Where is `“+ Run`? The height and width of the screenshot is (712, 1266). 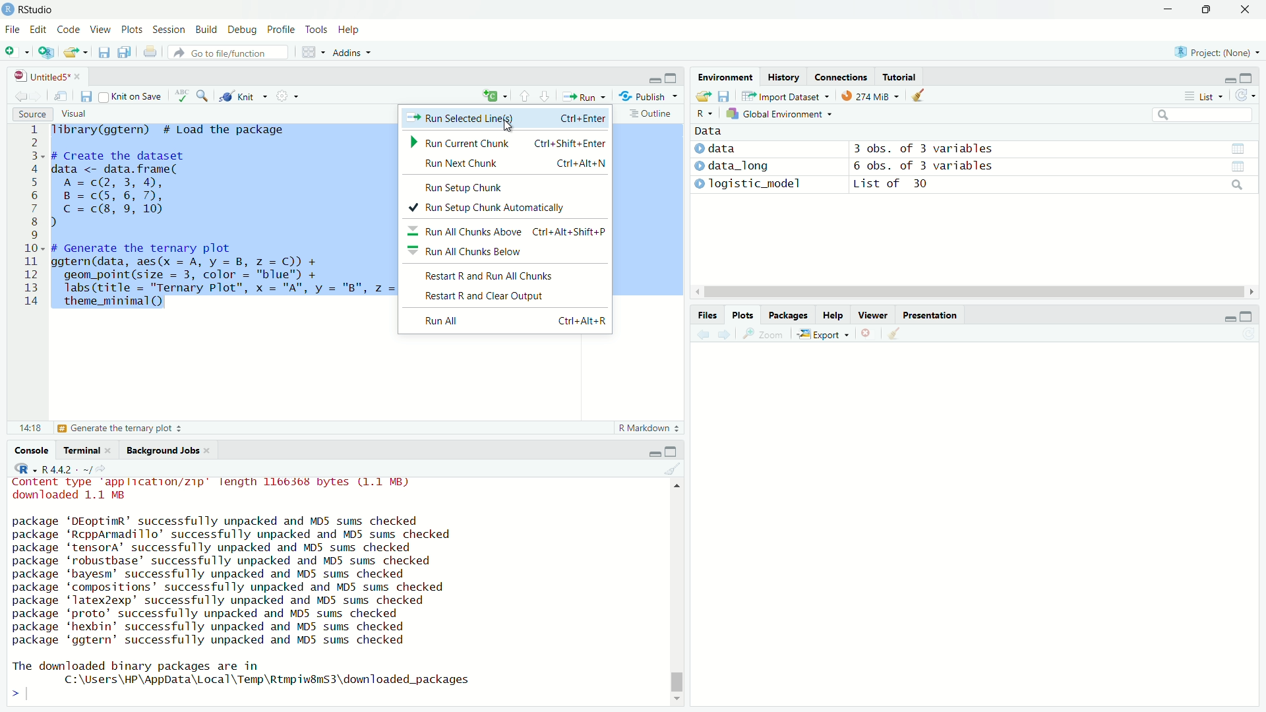
“+ Run is located at coordinates (588, 96).